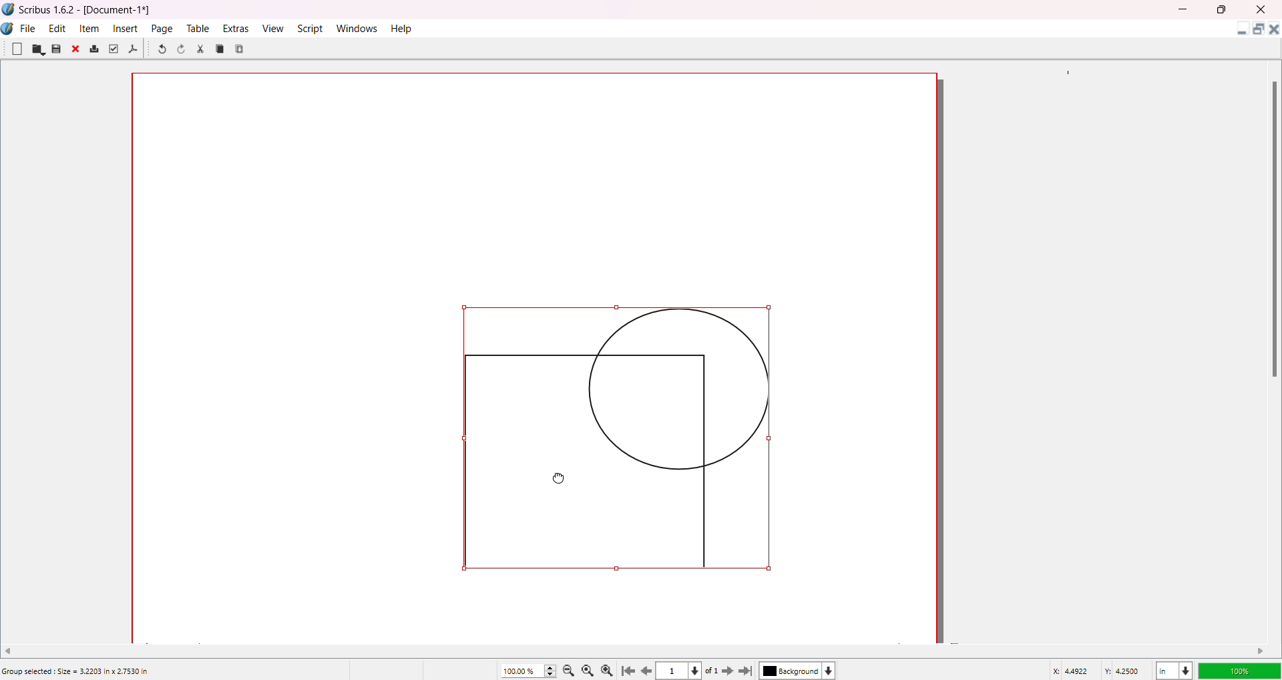 The width and height of the screenshot is (1282, 680). What do you see at coordinates (674, 671) in the screenshot?
I see `Current page` at bounding box center [674, 671].